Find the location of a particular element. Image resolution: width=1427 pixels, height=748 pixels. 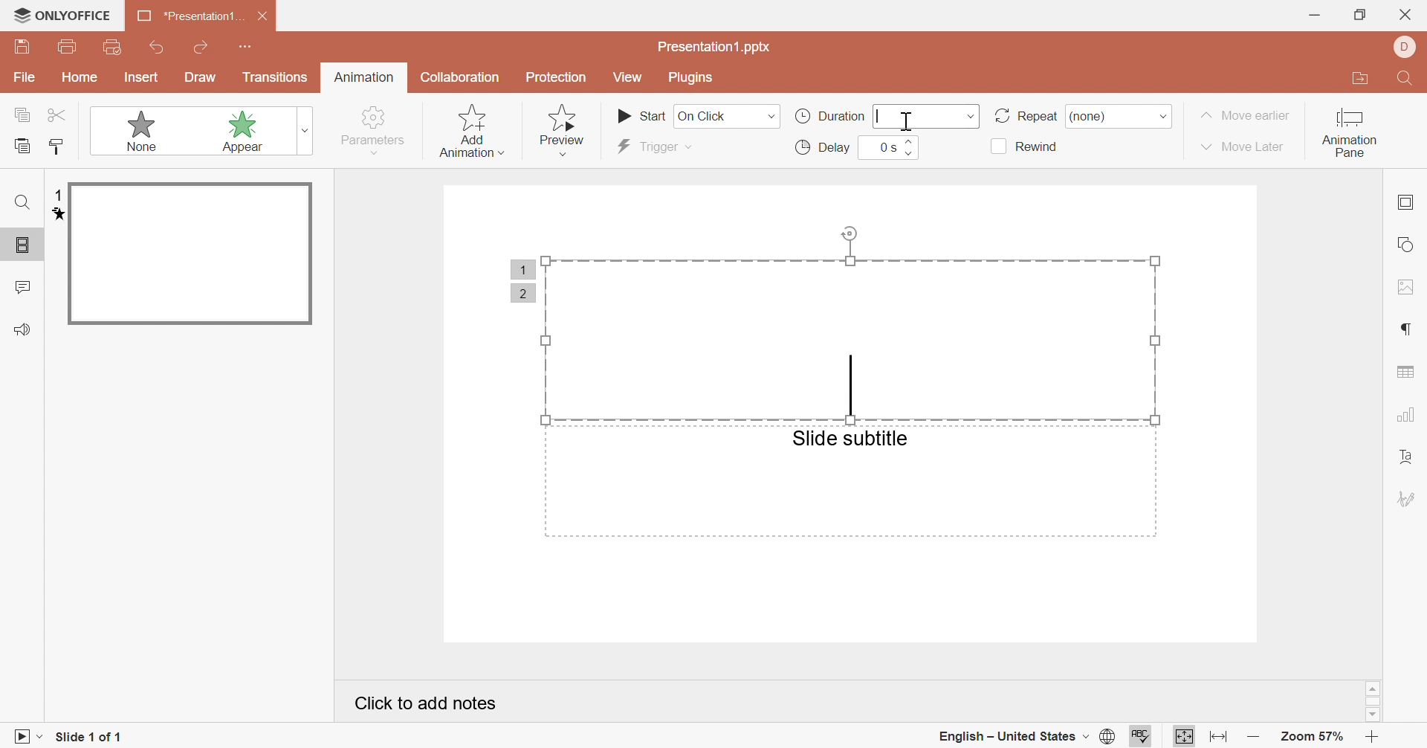

slide 1 of 1 is located at coordinates (90, 738).